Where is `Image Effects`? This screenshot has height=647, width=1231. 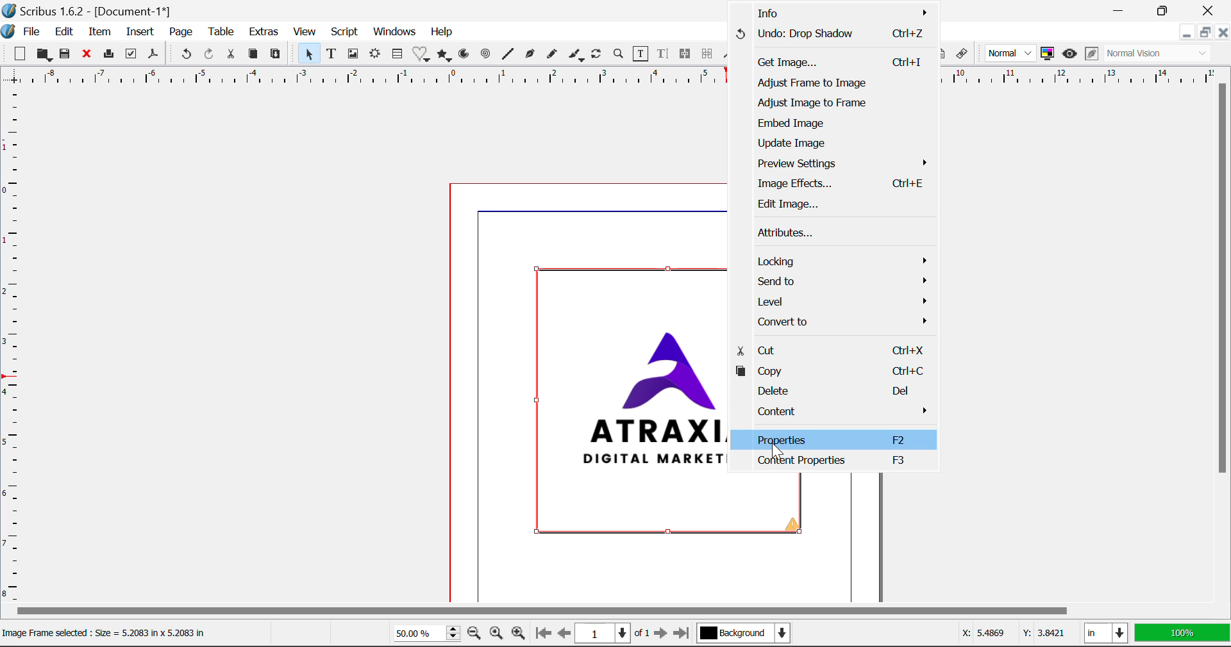
Image Effects is located at coordinates (842, 184).